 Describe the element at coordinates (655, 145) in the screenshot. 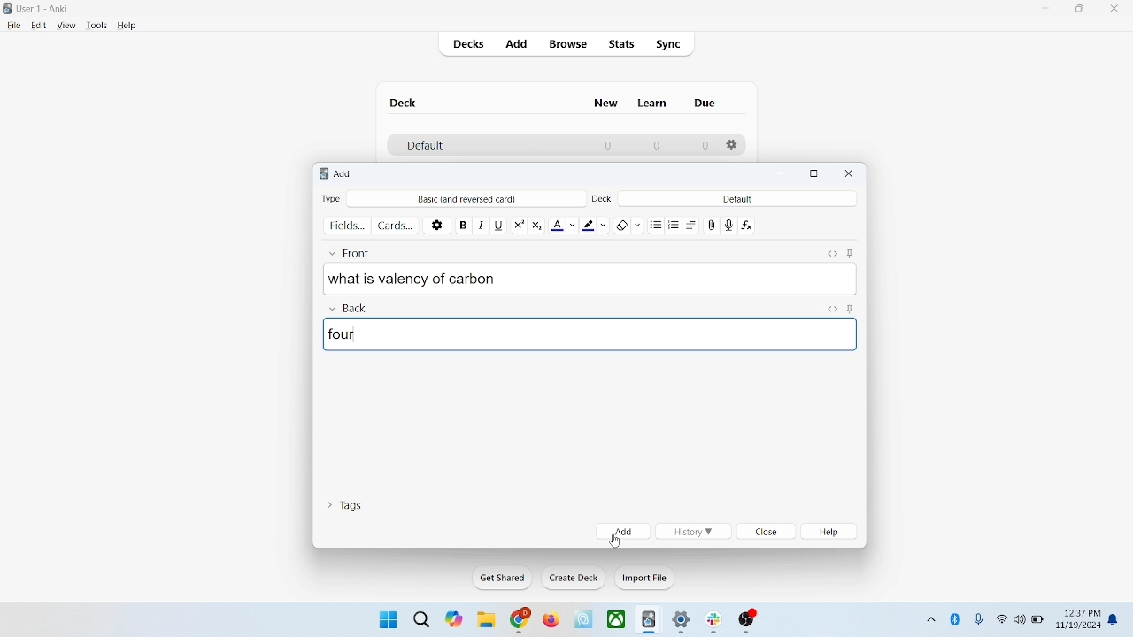

I see `0` at that location.